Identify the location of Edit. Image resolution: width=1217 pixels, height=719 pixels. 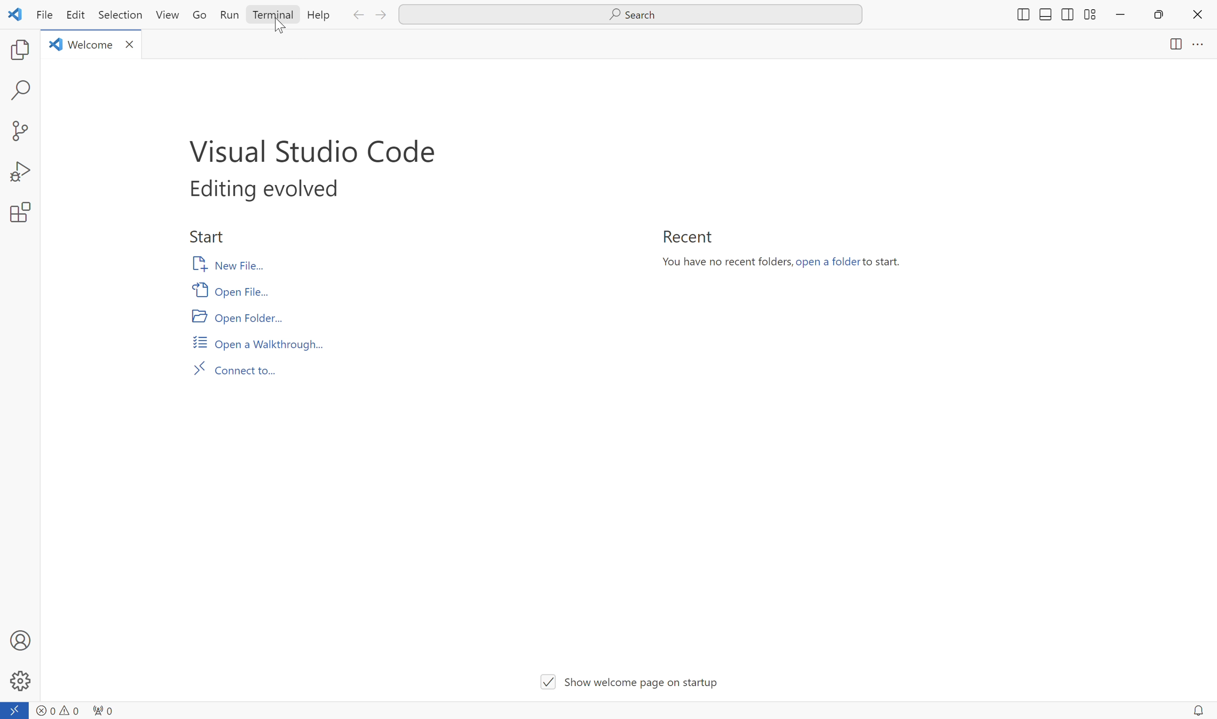
(75, 15).